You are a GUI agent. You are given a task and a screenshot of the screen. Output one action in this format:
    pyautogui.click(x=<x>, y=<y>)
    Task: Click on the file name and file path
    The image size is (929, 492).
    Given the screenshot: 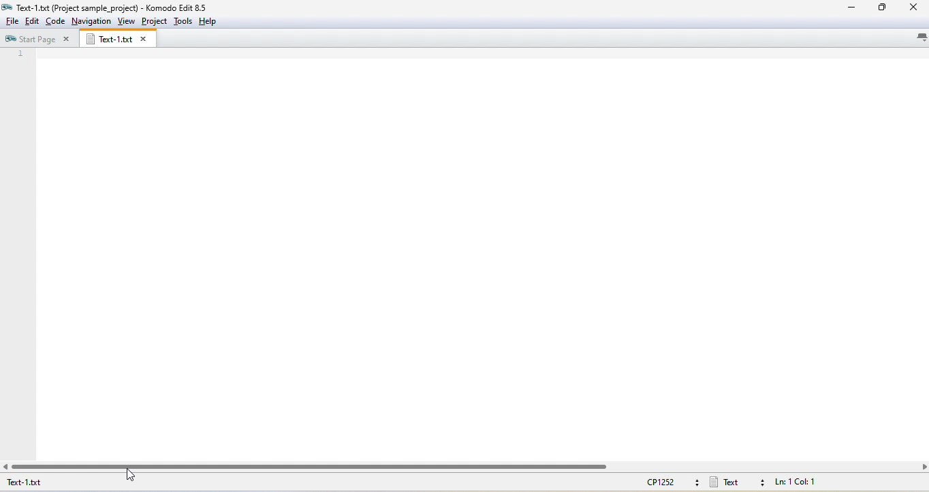 What is the action you would take?
    pyautogui.click(x=77, y=7)
    